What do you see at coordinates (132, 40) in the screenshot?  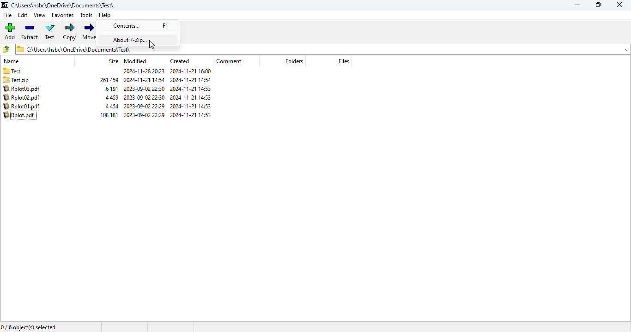 I see `about 7-Zip` at bounding box center [132, 40].